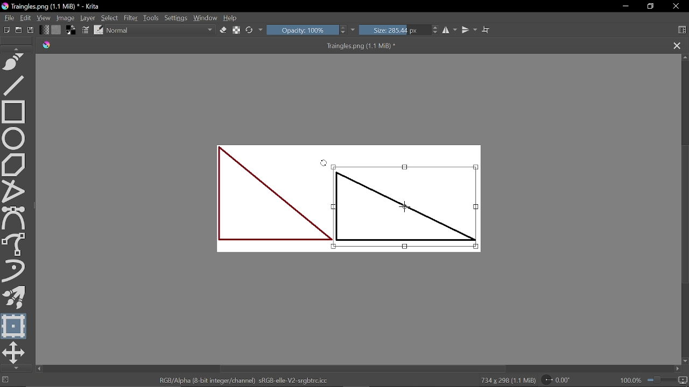  Describe the element at coordinates (15, 218) in the screenshot. I see `Bezier curve tool` at that location.